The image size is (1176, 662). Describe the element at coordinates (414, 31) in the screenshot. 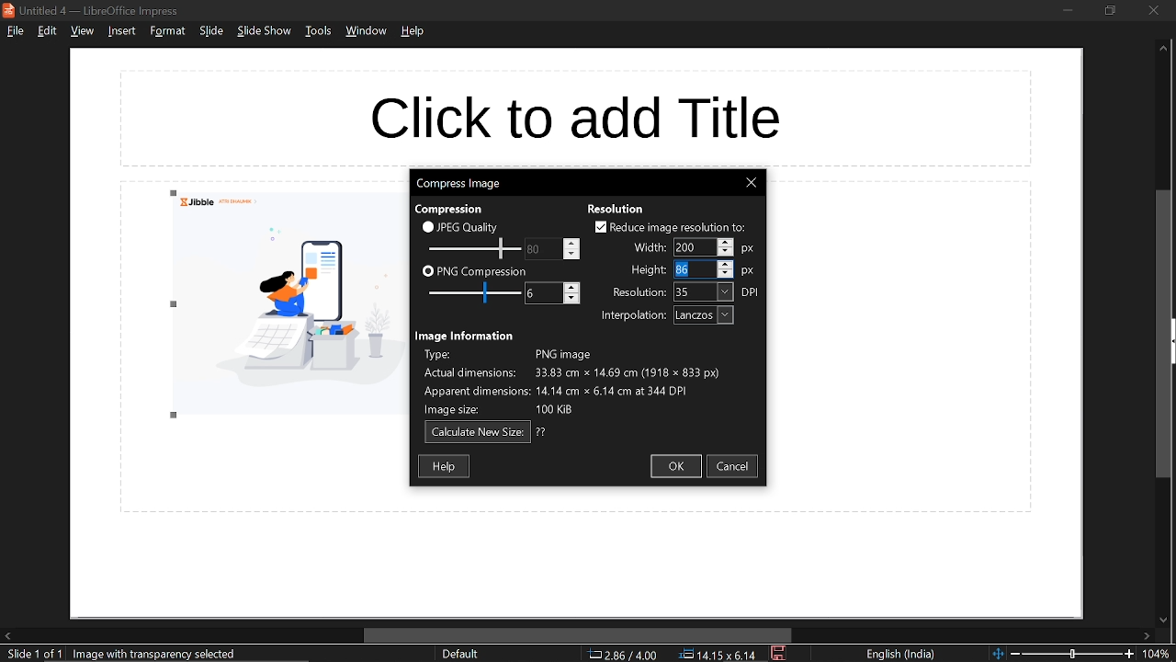

I see `help` at that location.